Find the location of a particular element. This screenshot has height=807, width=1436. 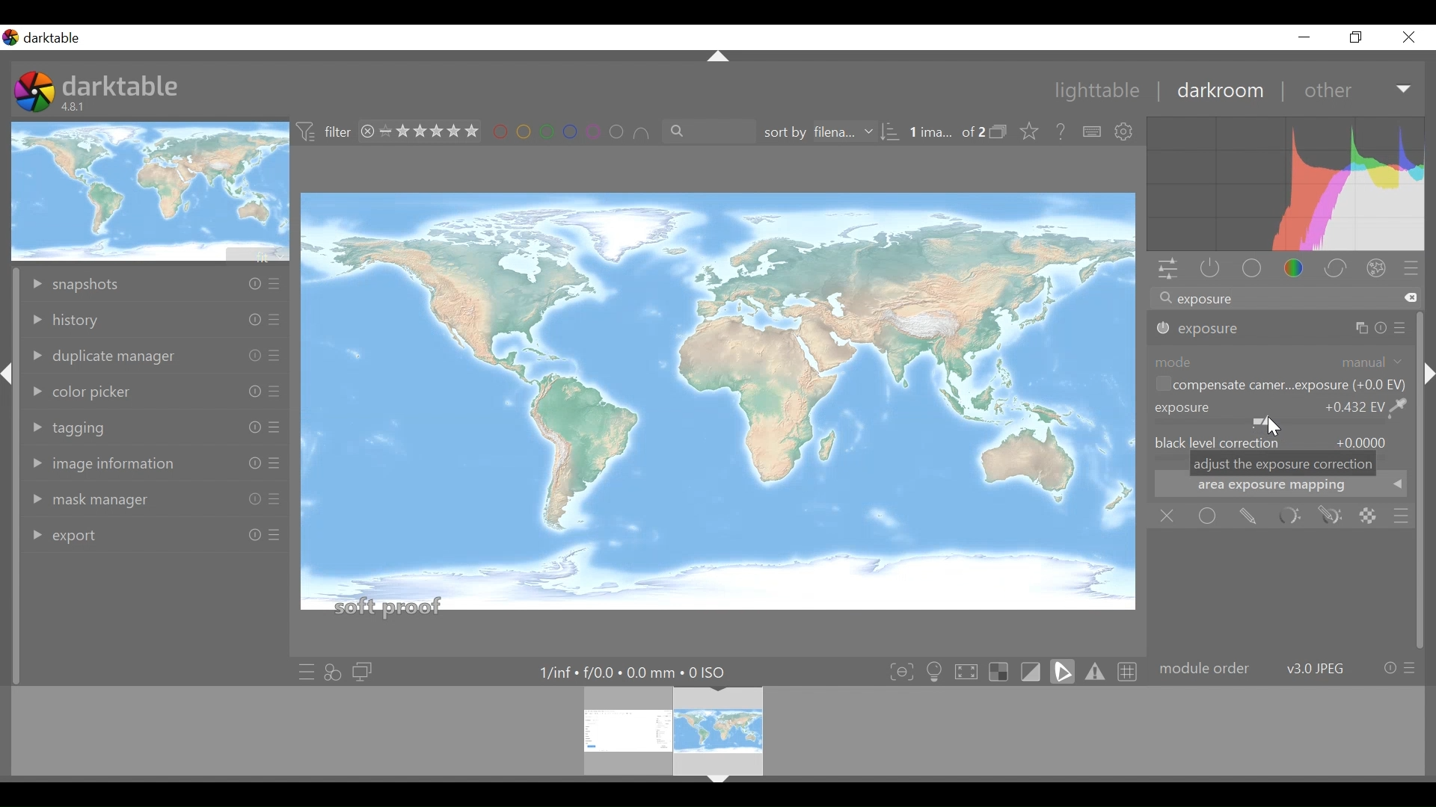

automatically remove the camera bias is located at coordinates (1278, 386).